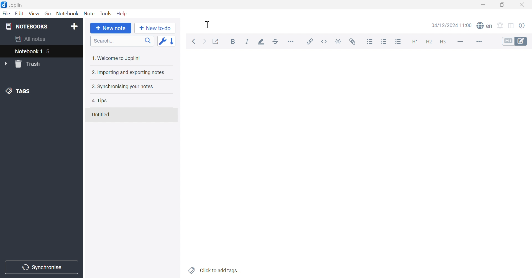 This screenshot has height=278, width=532. What do you see at coordinates (339, 41) in the screenshot?
I see `Code` at bounding box center [339, 41].